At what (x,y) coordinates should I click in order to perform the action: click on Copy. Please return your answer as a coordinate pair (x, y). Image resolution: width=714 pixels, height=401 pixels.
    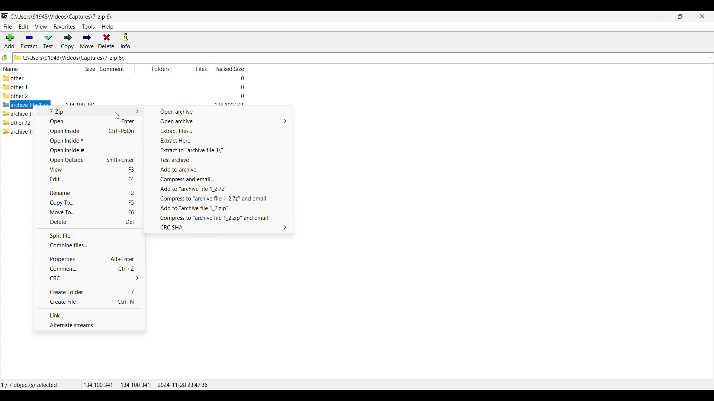
    Looking at the image, I should click on (67, 42).